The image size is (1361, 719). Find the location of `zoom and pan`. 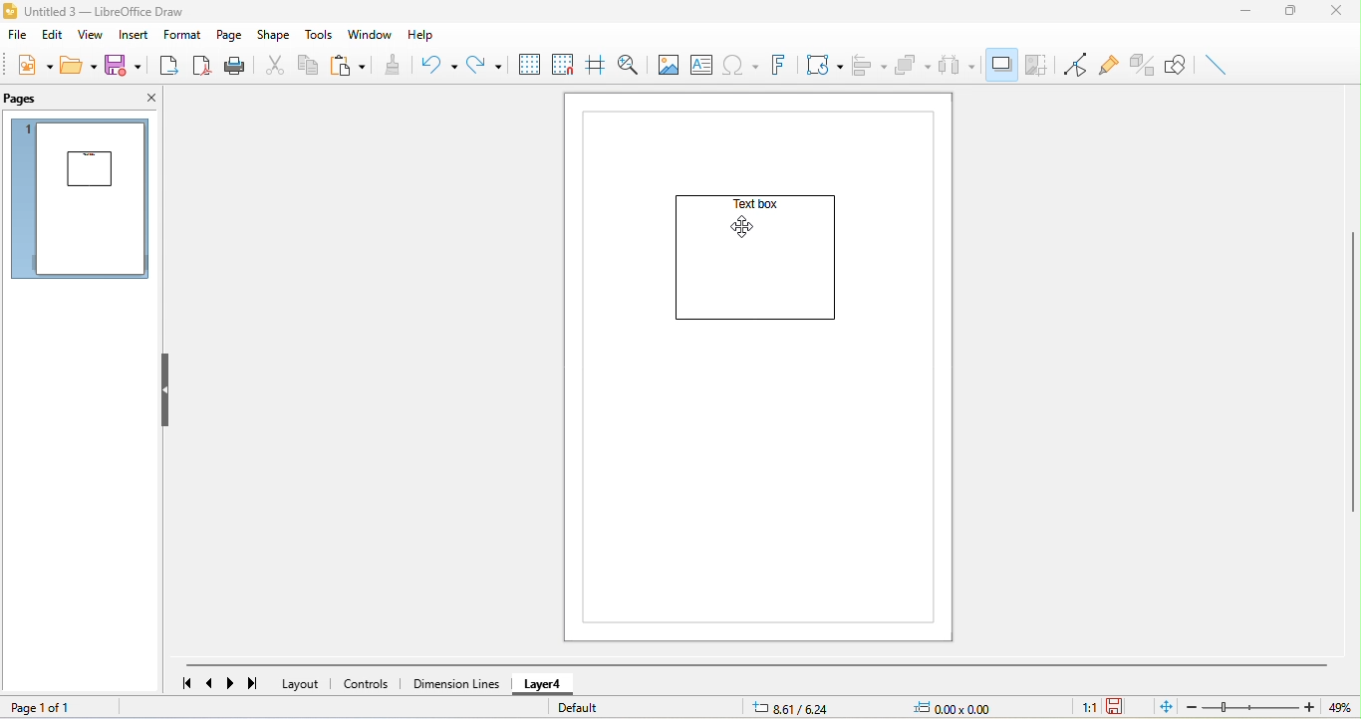

zoom and pan is located at coordinates (629, 64).